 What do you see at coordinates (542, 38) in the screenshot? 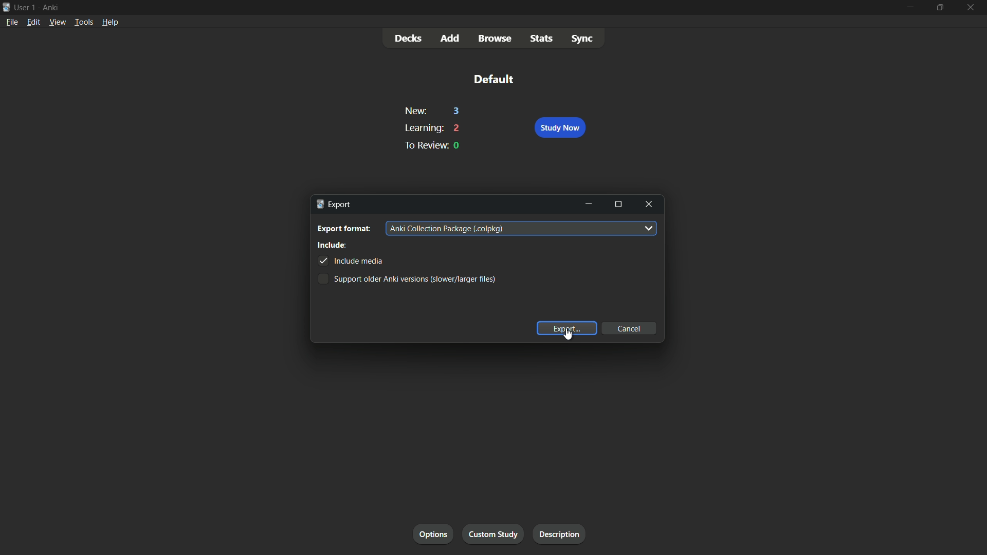
I see `stats` at bounding box center [542, 38].